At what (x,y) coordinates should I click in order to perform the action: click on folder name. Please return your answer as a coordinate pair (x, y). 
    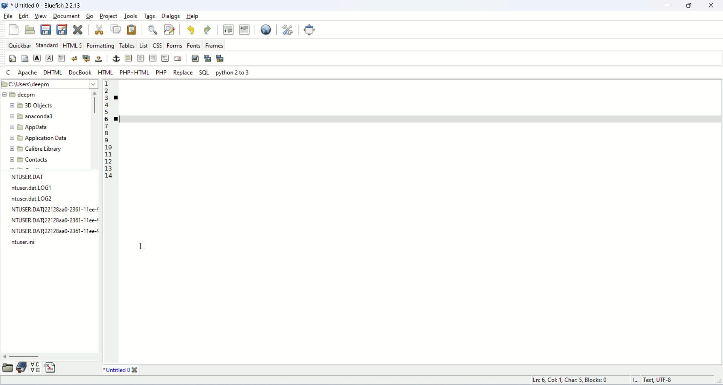
    Looking at the image, I should click on (43, 126).